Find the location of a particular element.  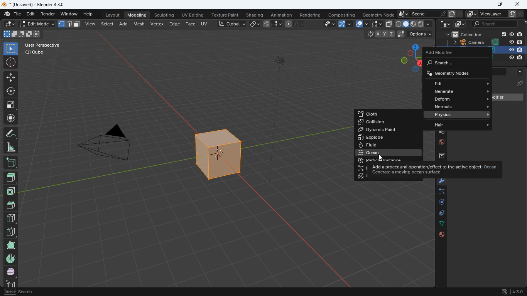

normals is located at coordinates (464, 107).